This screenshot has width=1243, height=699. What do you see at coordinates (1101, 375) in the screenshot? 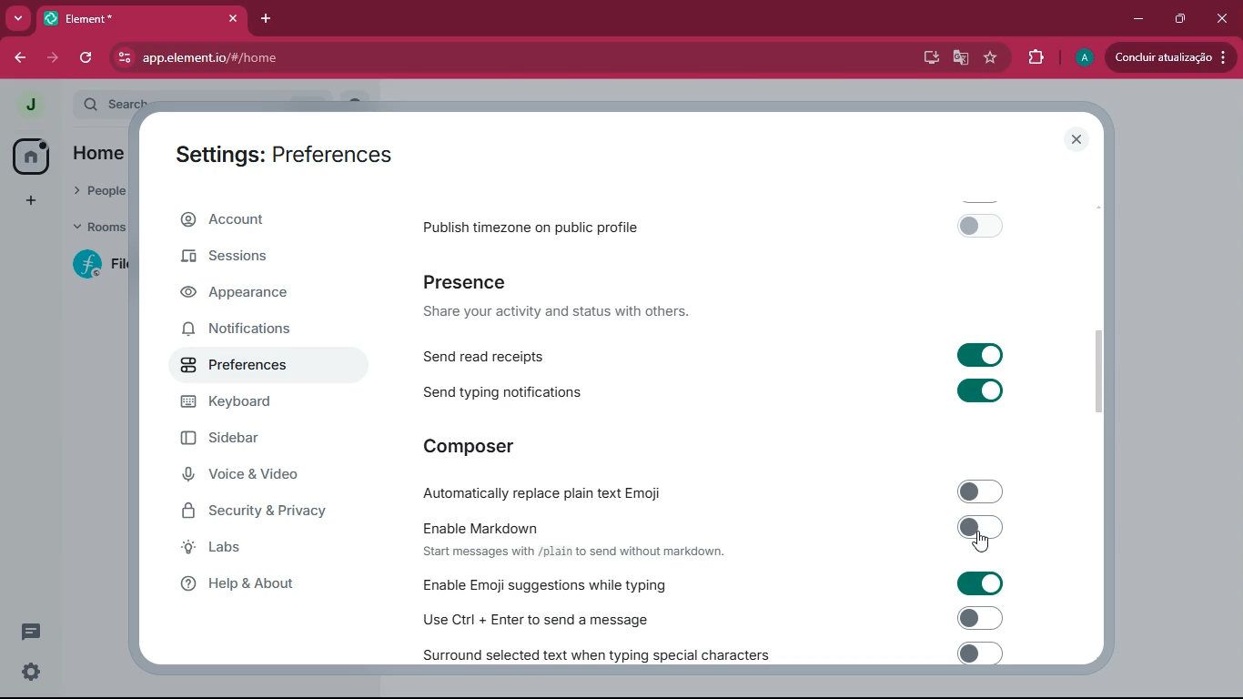
I see `scroll bar` at bounding box center [1101, 375].